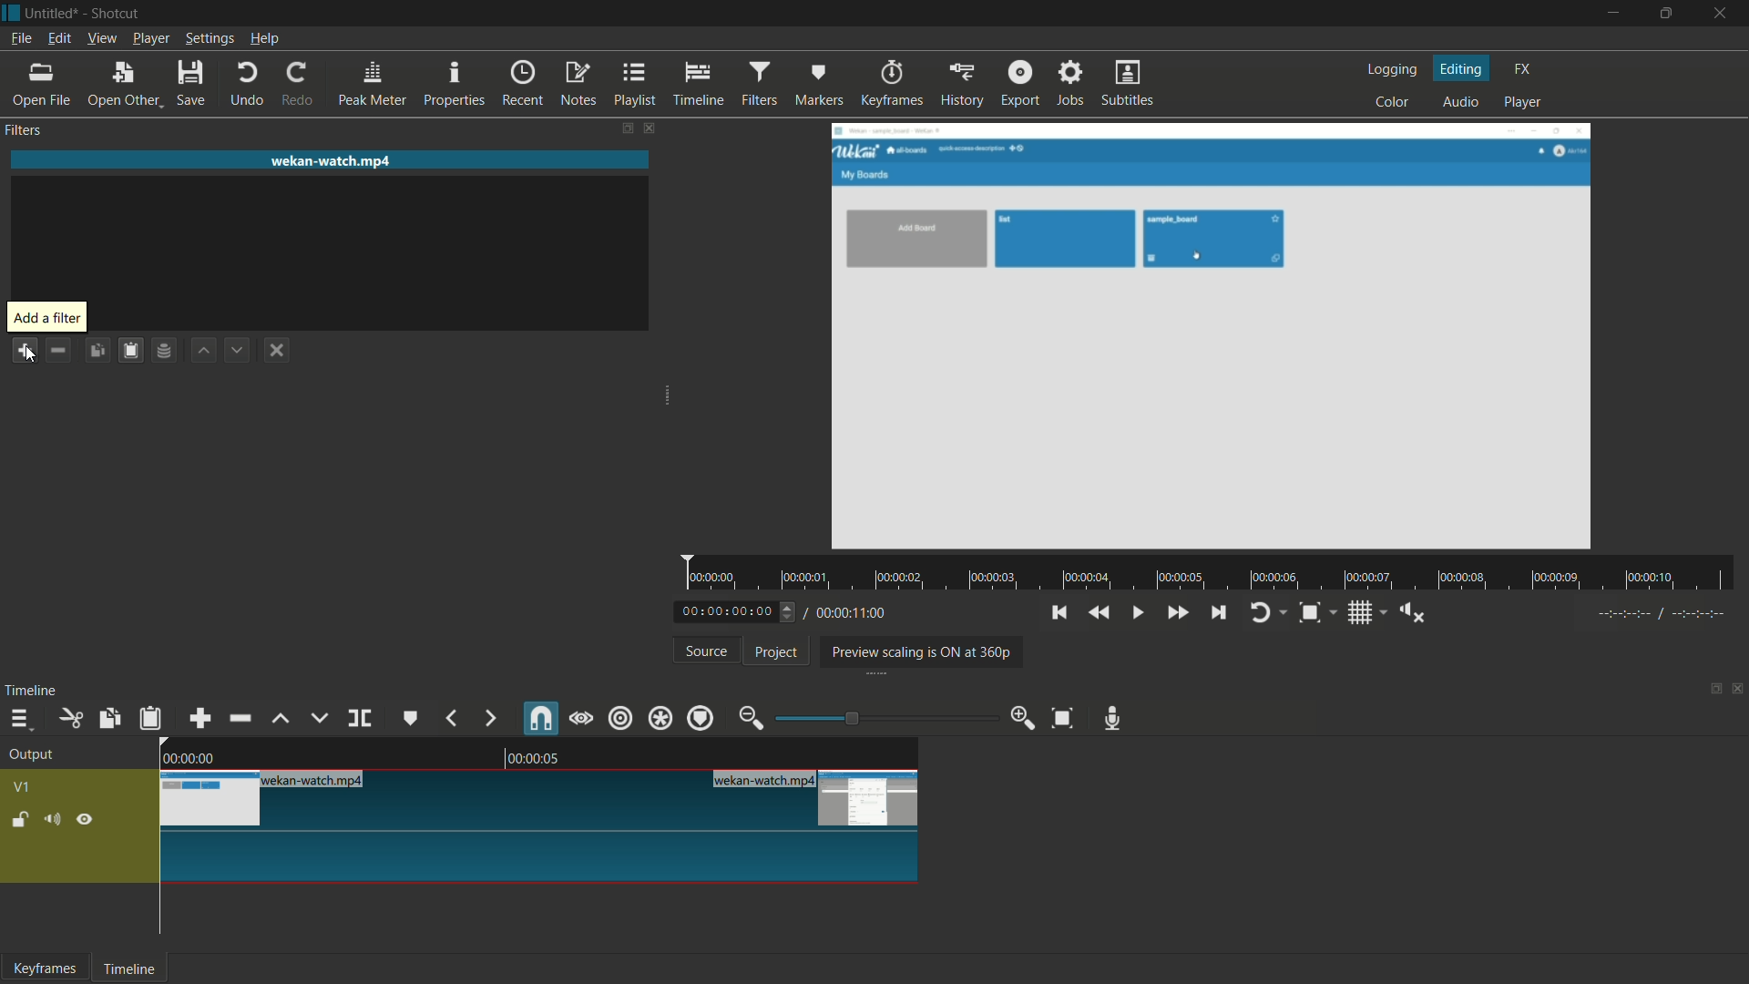 The width and height of the screenshot is (1749, 984). What do you see at coordinates (1723, 14) in the screenshot?
I see `close app` at bounding box center [1723, 14].